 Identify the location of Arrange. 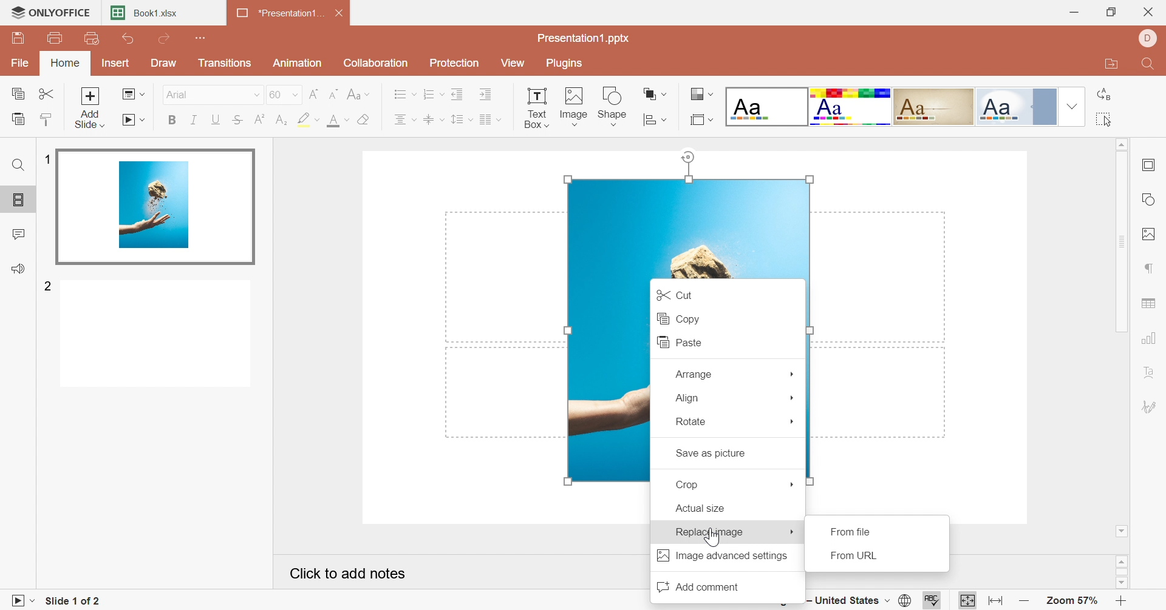
(692, 374).